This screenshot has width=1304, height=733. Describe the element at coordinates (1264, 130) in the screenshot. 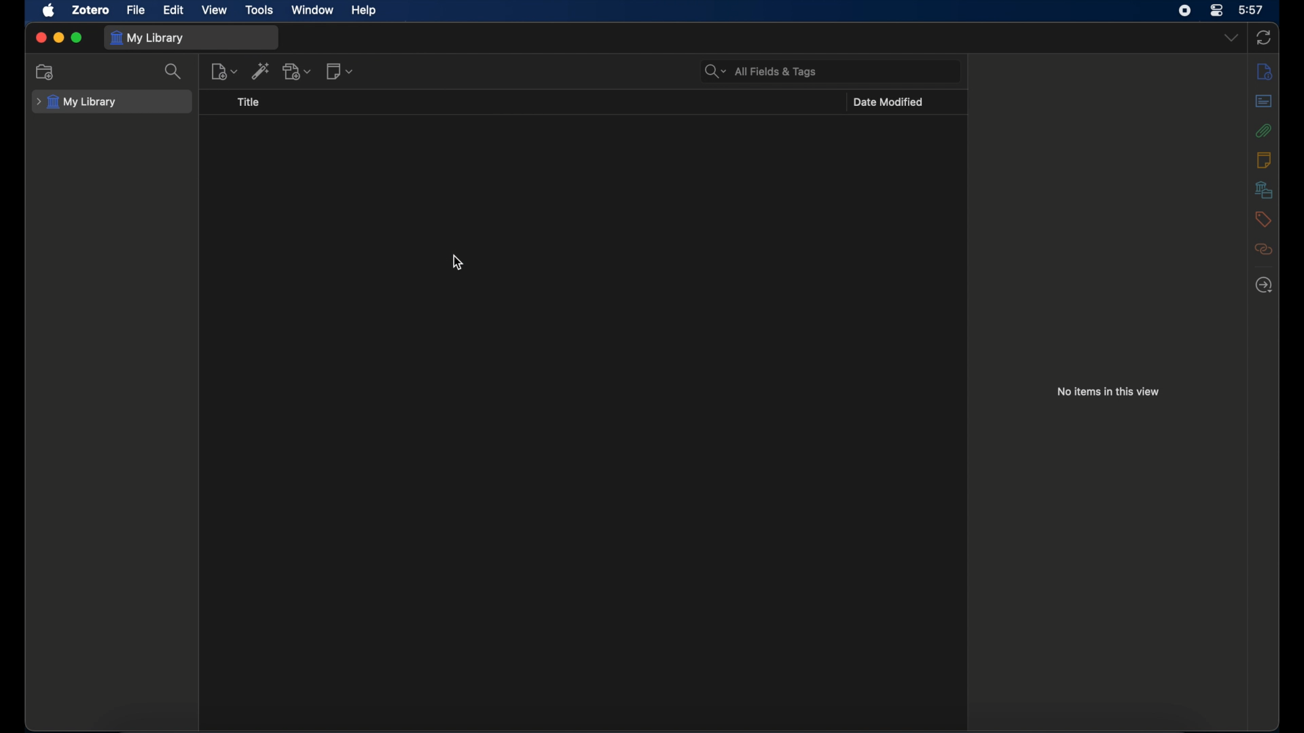

I see `attachments` at that location.